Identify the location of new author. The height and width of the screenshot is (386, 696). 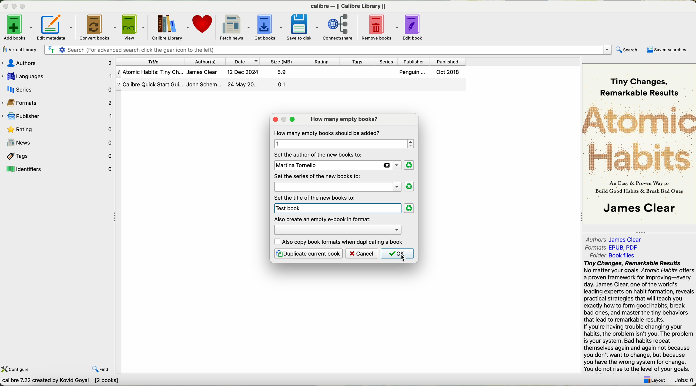
(336, 166).